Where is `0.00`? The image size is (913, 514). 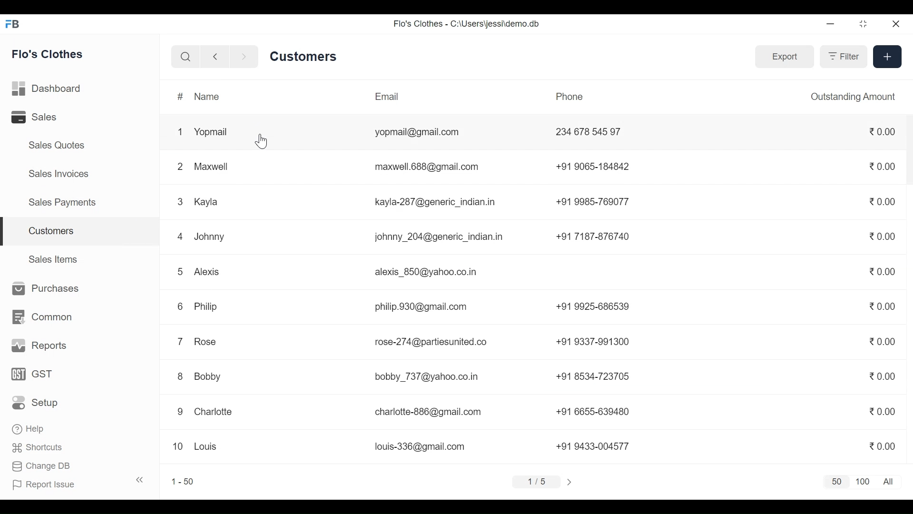
0.00 is located at coordinates (883, 341).